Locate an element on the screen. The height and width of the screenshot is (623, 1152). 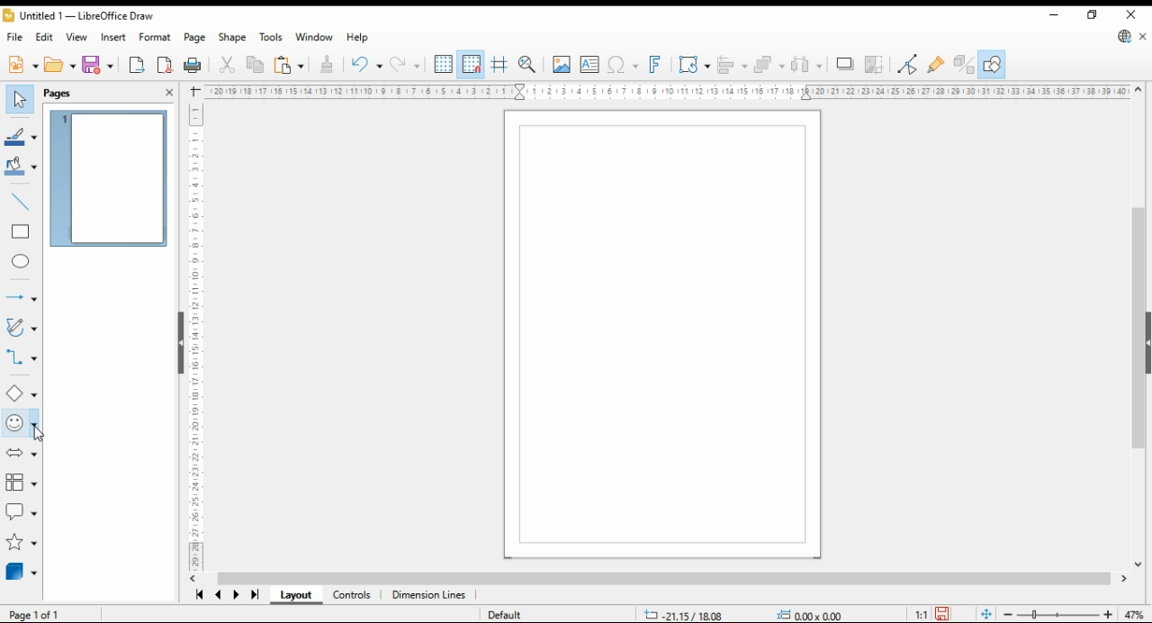
transformations is located at coordinates (694, 64).